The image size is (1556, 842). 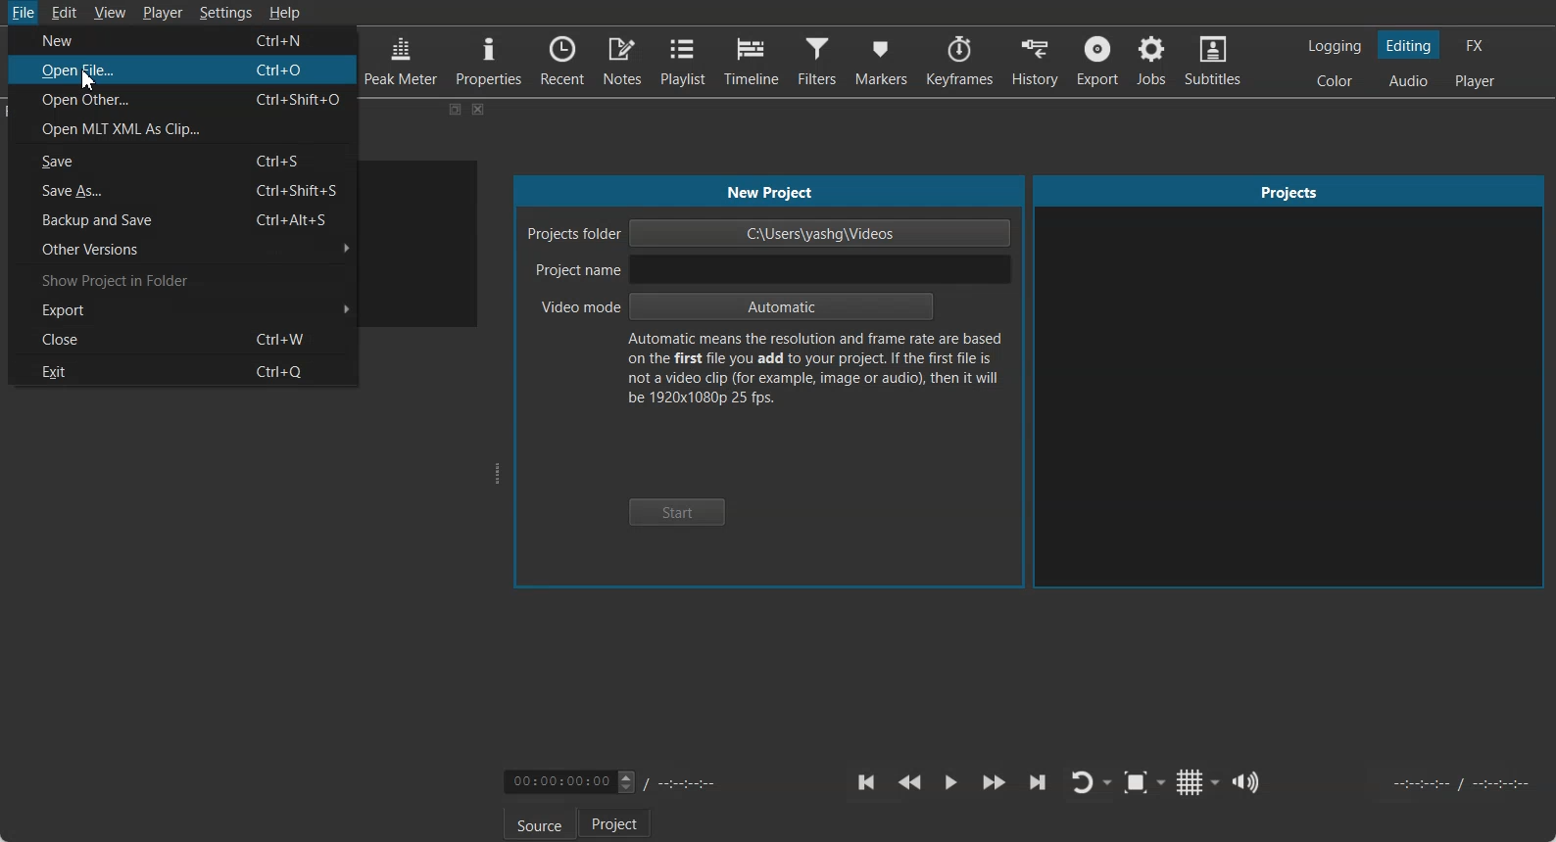 I want to click on Ctrl+O, so click(x=285, y=70).